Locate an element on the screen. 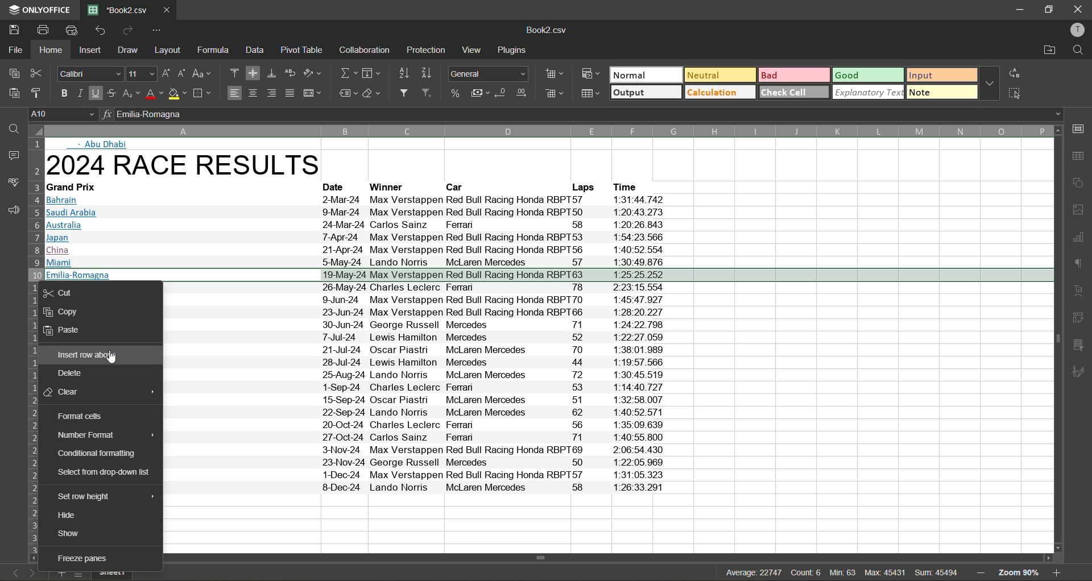  view is located at coordinates (473, 50).